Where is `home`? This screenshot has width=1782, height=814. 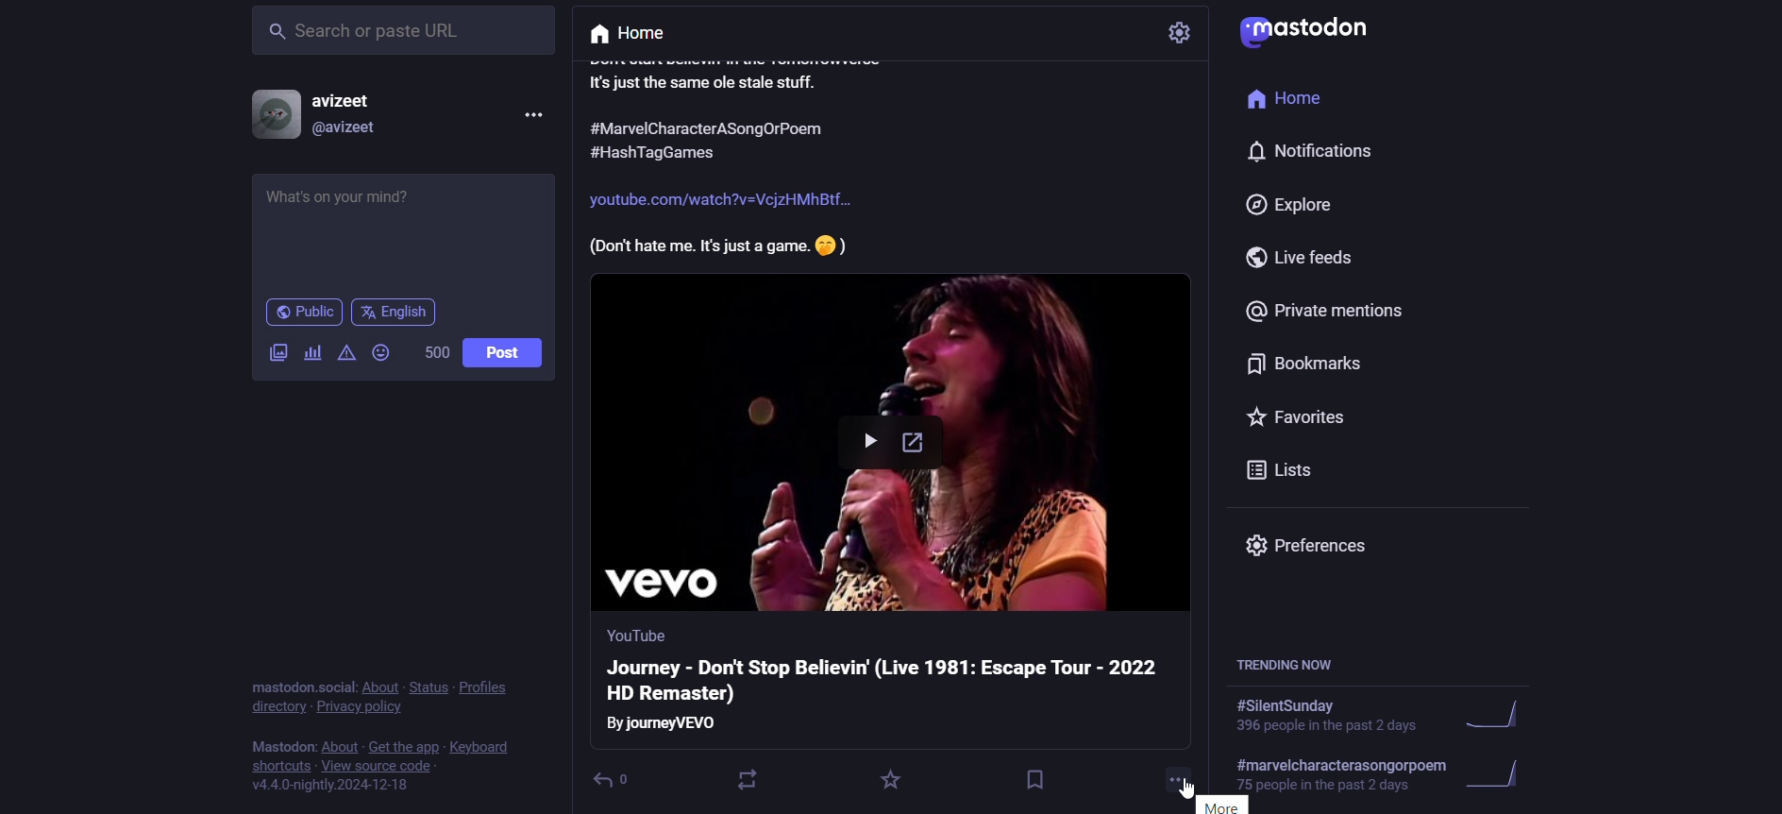
home is located at coordinates (1299, 101).